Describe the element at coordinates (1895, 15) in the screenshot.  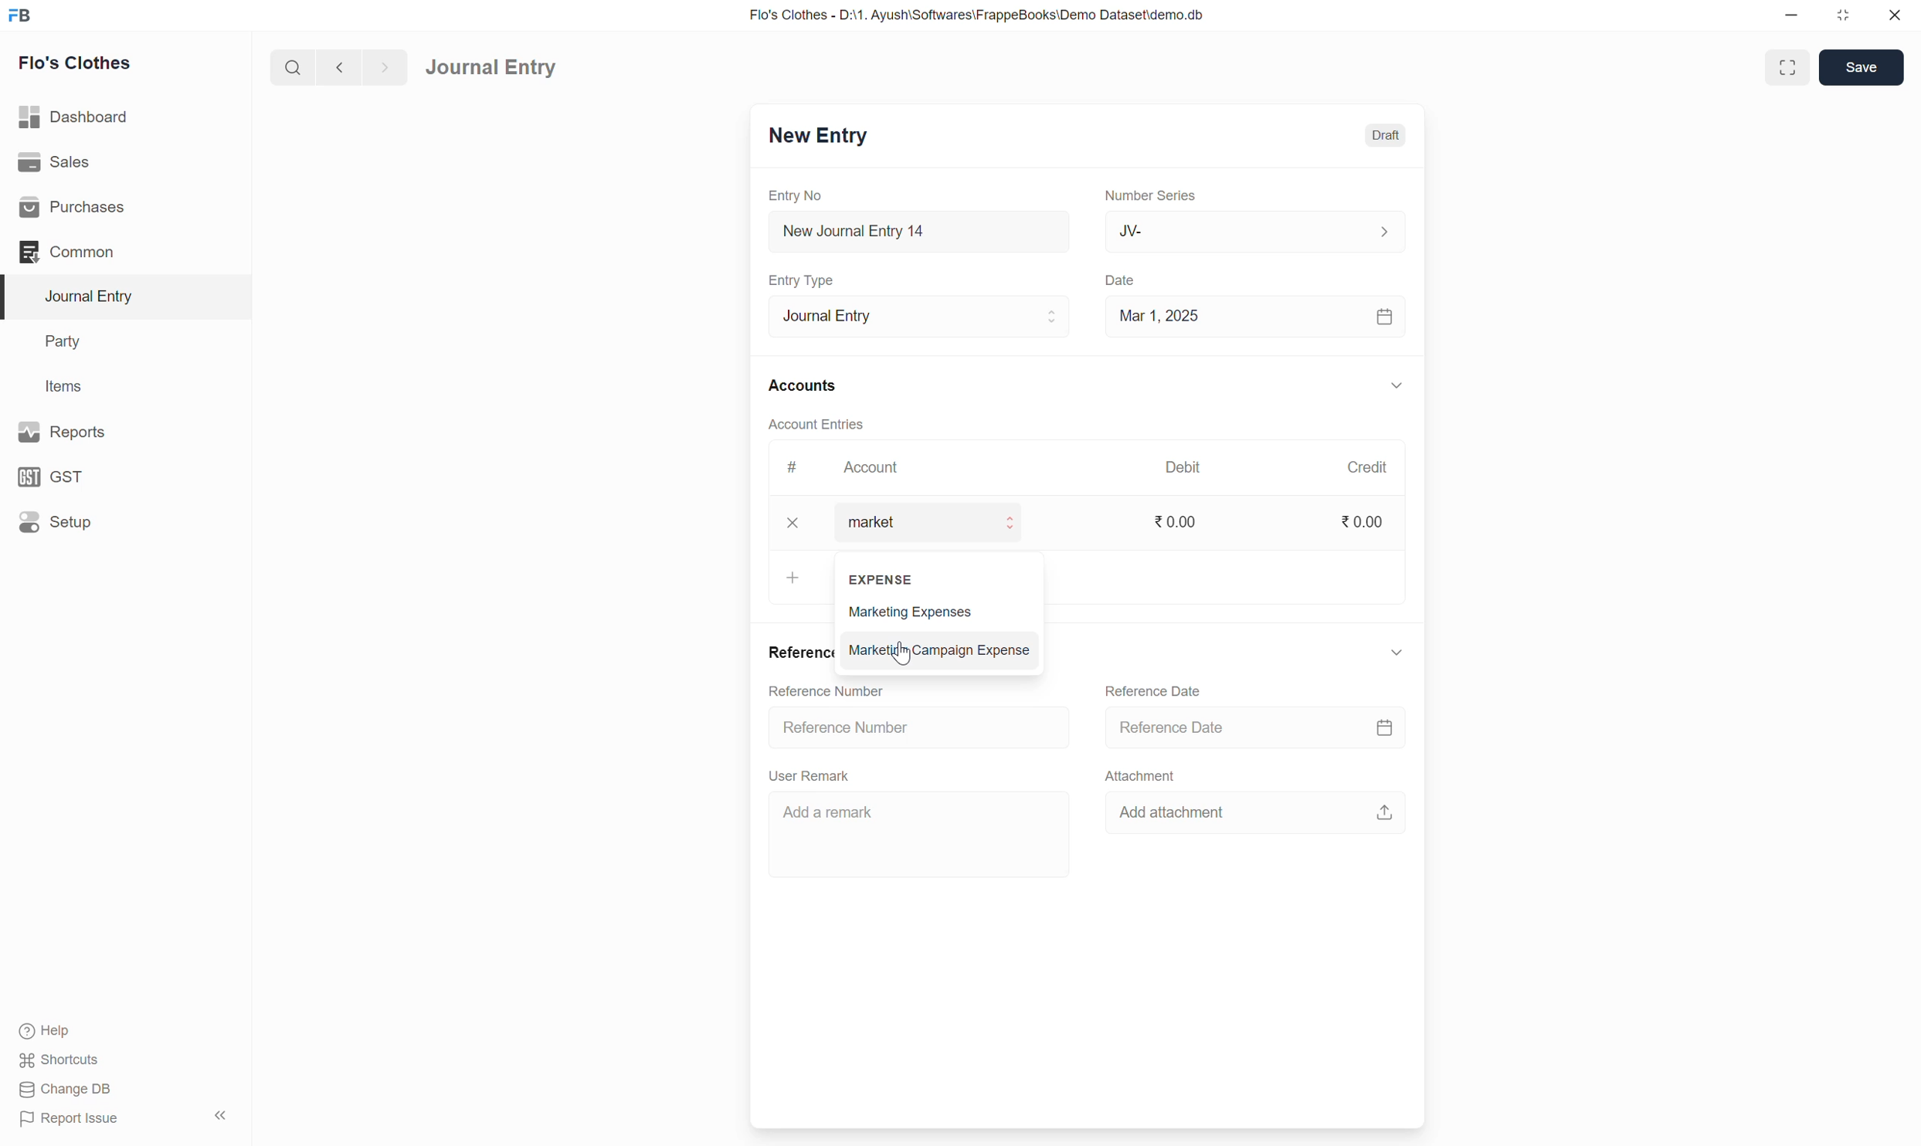
I see `close` at that location.